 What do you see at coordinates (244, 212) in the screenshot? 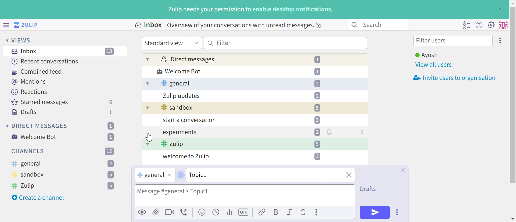
I see `GIF` at bounding box center [244, 212].